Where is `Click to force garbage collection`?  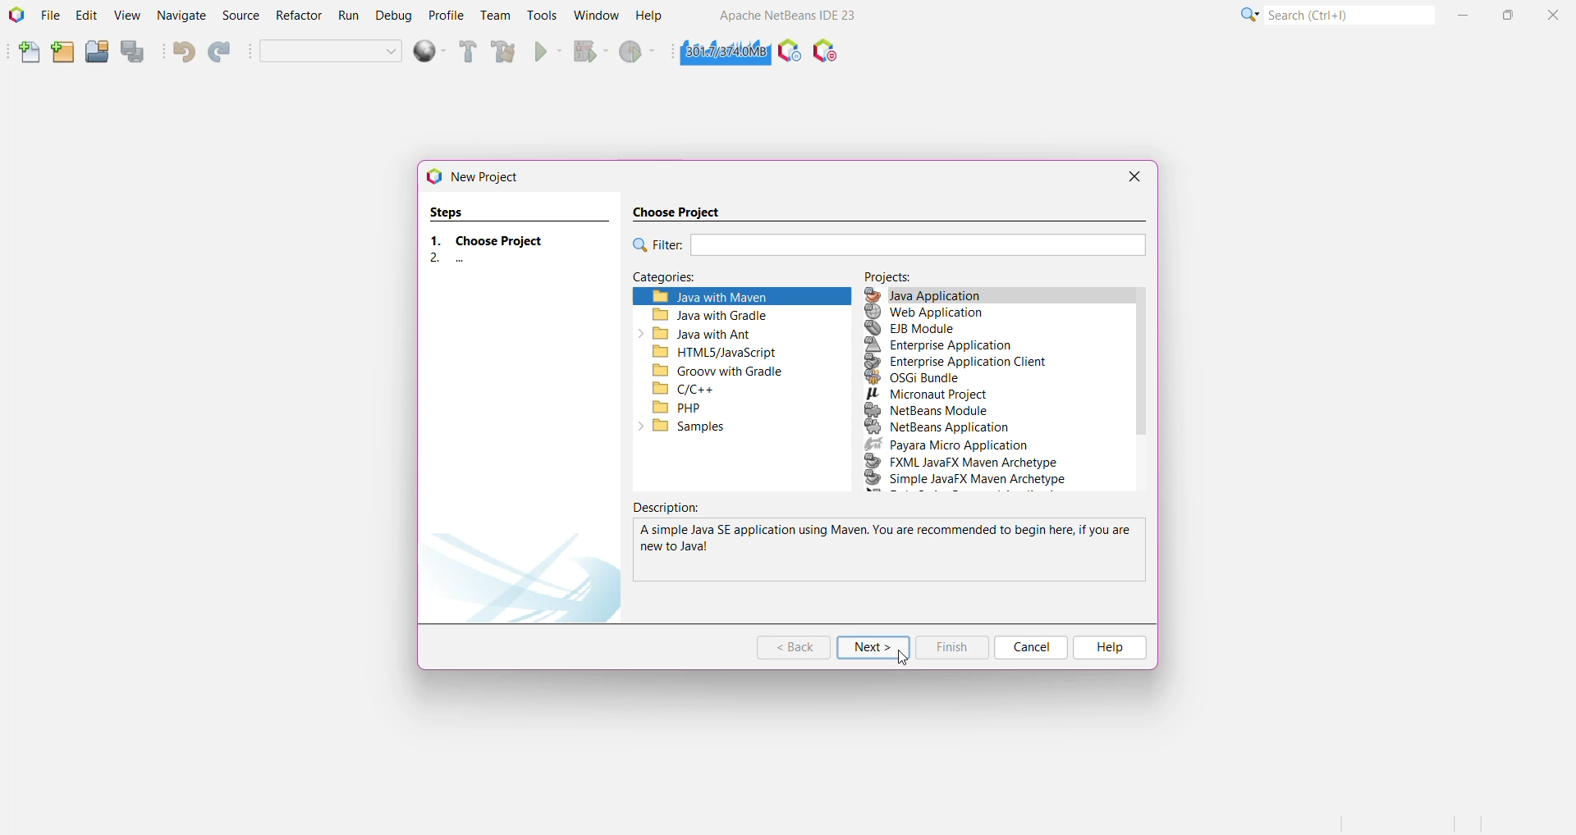 Click to force garbage collection is located at coordinates (722, 52).